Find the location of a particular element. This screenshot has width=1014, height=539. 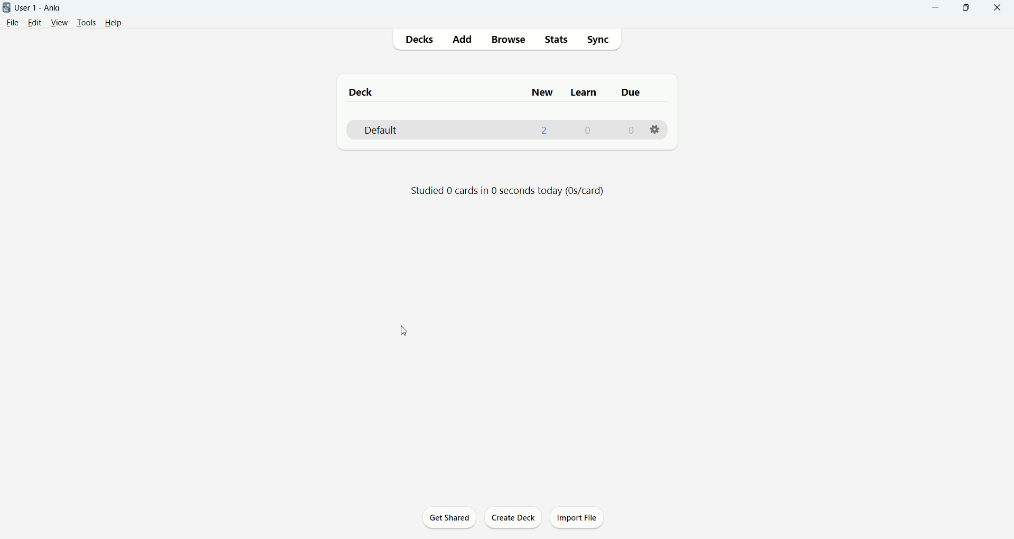

User1 is located at coordinates (37, 7).